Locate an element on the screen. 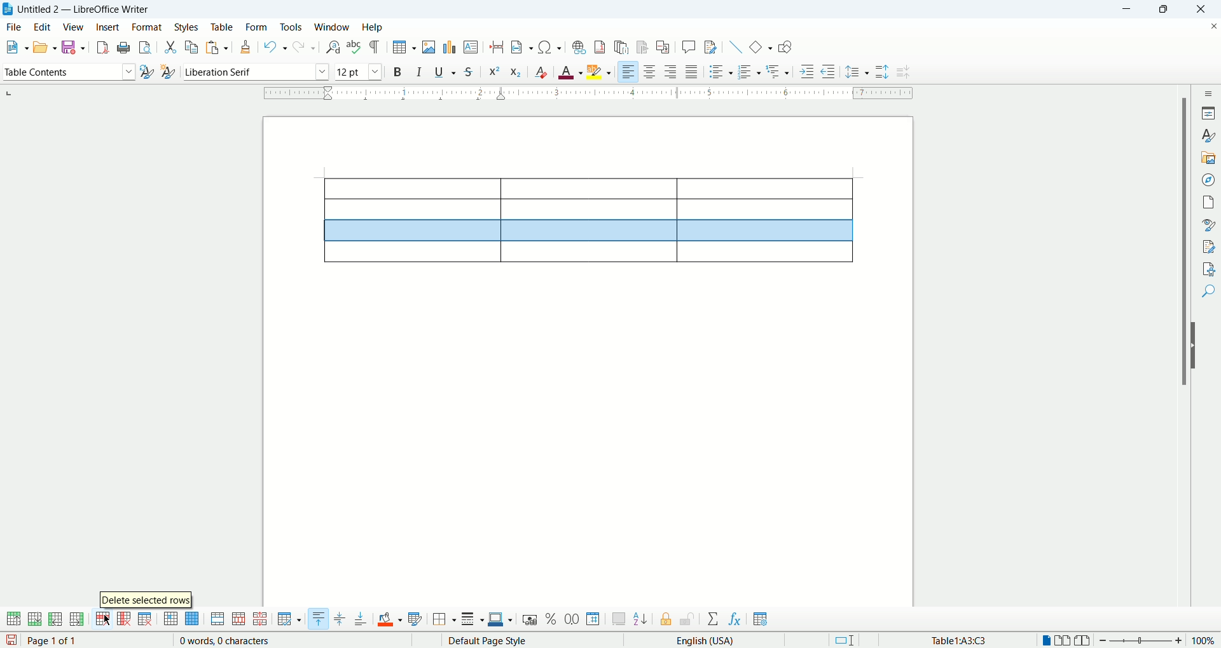 This screenshot has width=1221, height=648. titled 2 — LibreOffice Writer is located at coordinates (90, 9).